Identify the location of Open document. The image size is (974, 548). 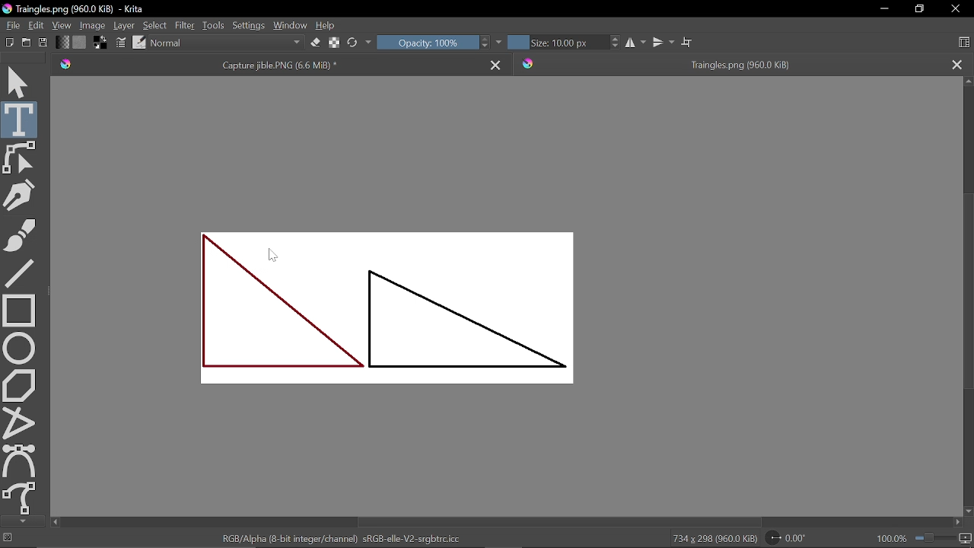
(26, 44).